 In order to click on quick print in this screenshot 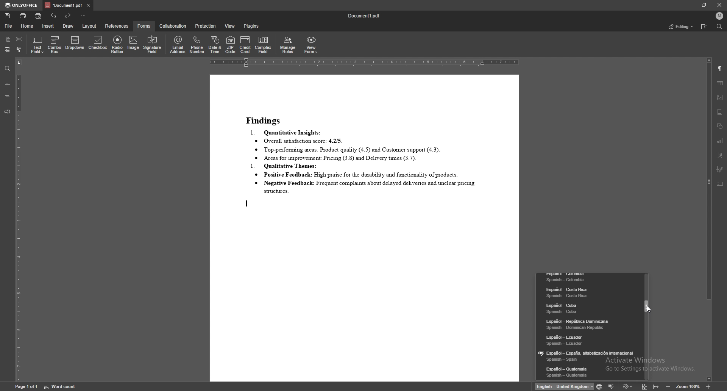, I will do `click(39, 16)`.